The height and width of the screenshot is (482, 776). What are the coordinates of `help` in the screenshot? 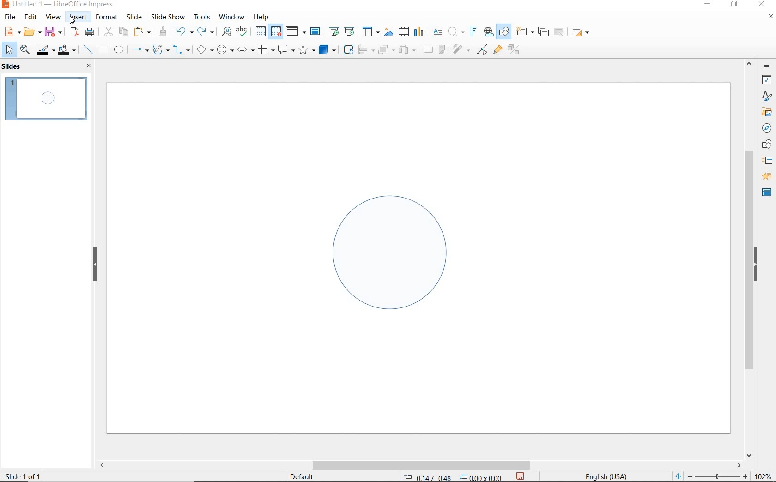 It's located at (262, 16).